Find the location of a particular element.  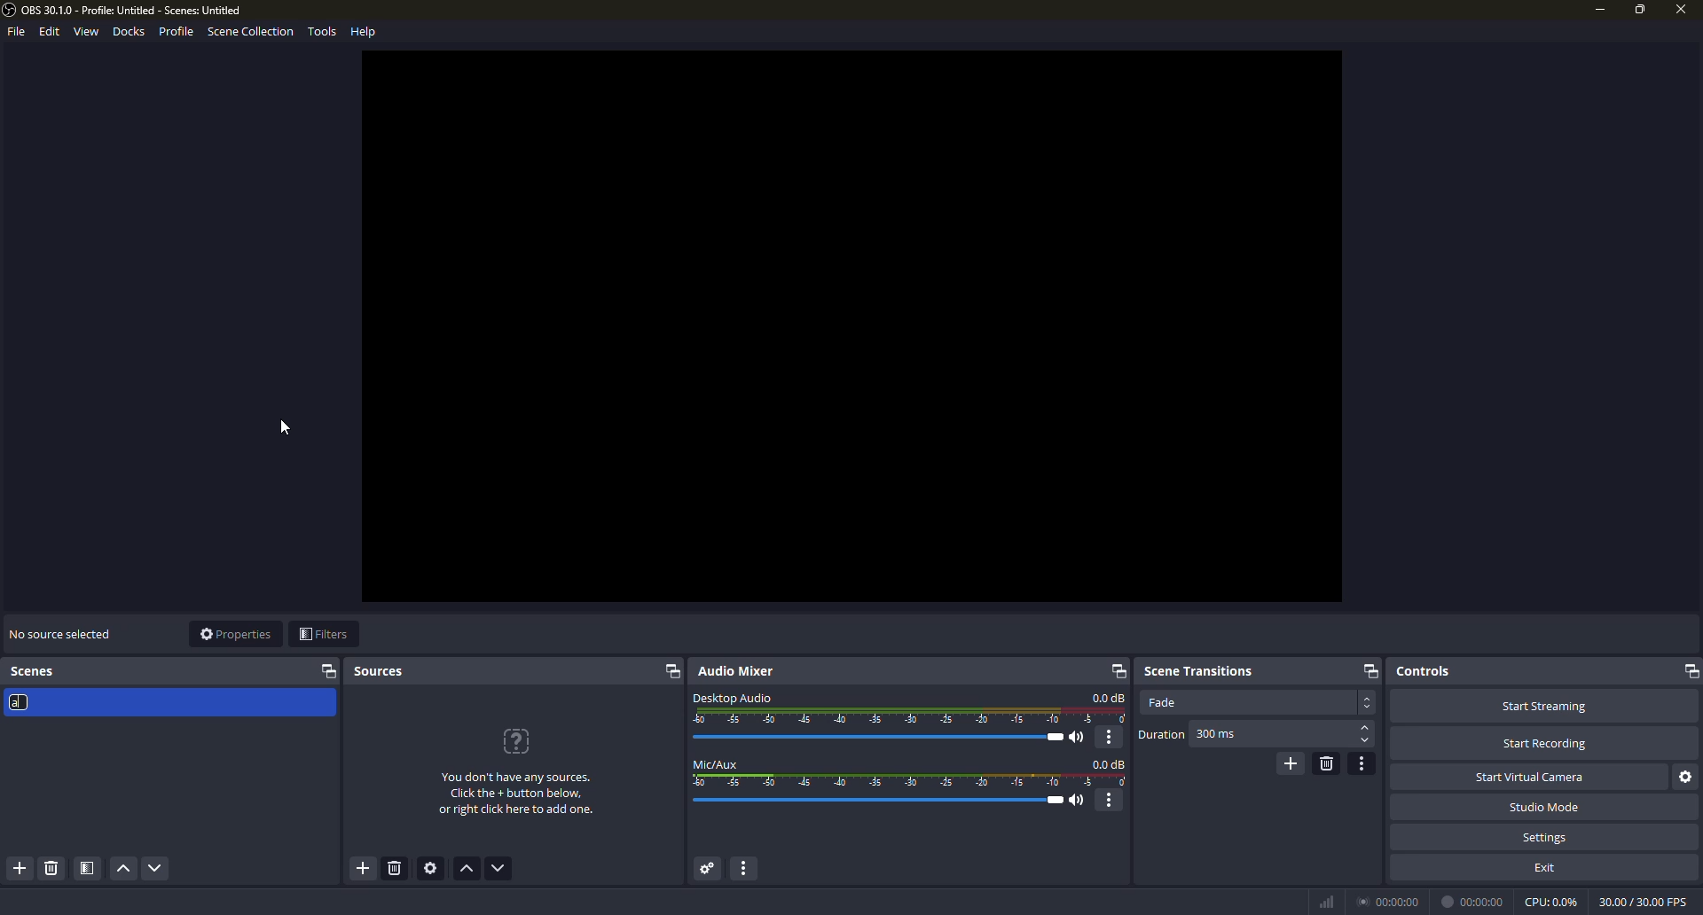

filters is located at coordinates (323, 635).